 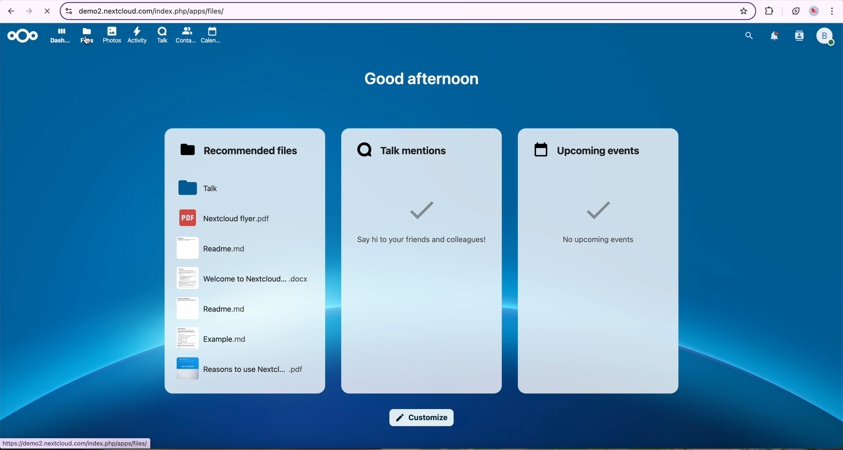 I want to click on controls, so click(x=67, y=10).